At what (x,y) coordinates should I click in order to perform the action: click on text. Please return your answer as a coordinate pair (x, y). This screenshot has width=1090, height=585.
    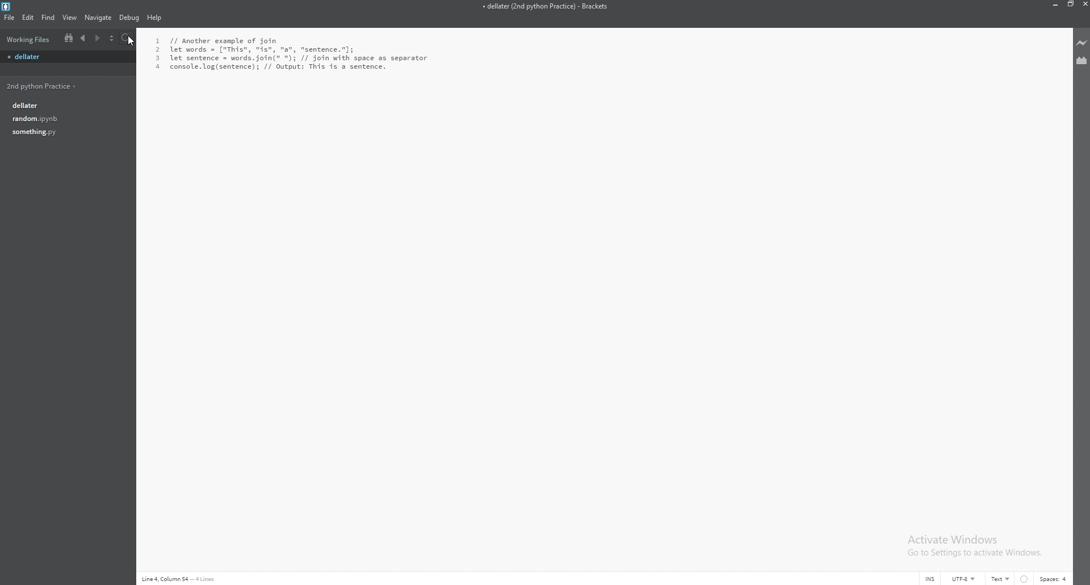
    Looking at the image, I should click on (1001, 579).